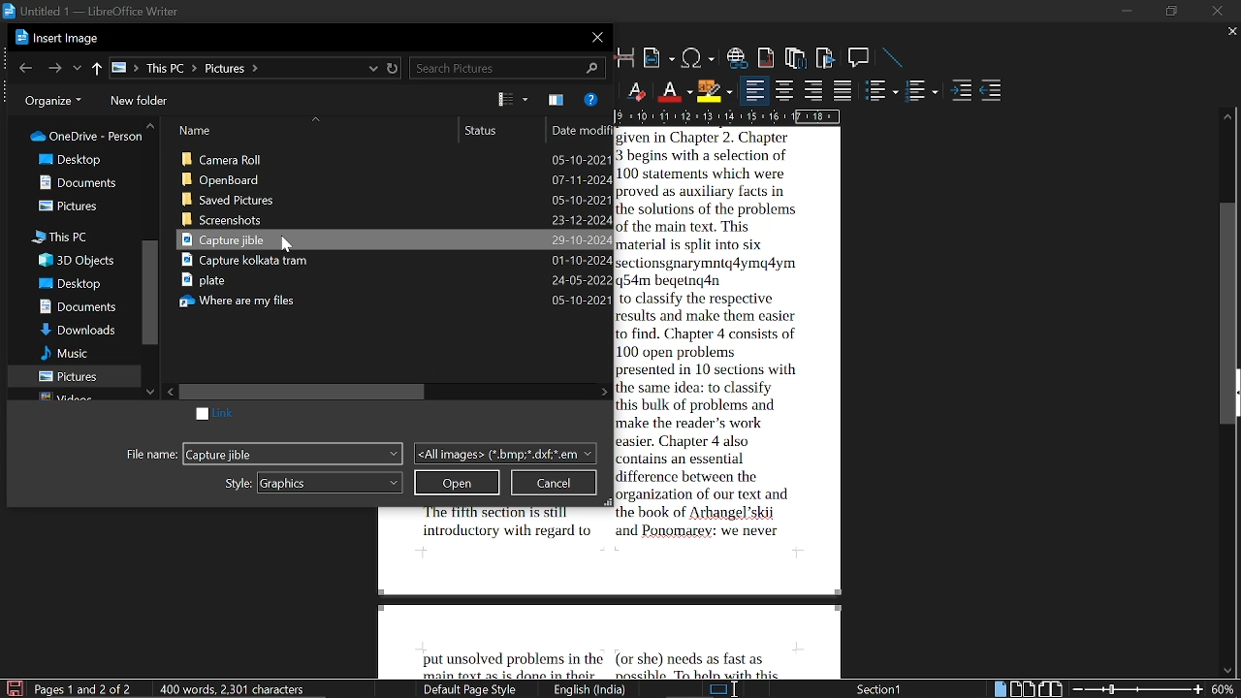 The height and width of the screenshot is (698, 1241). Describe the element at coordinates (1227, 117) in the screenshot. I see `move up` at that location.